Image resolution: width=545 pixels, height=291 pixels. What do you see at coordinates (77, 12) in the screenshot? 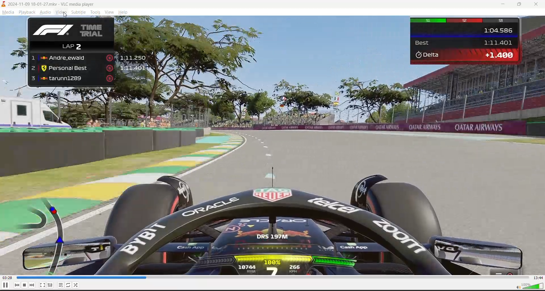
I see `subtitle` at bounding box center [77, 12].